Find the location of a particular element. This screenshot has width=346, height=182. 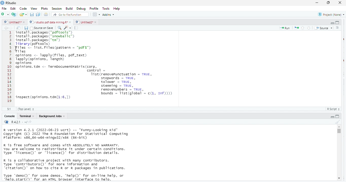

code tools is located at coordinates (67, 27).